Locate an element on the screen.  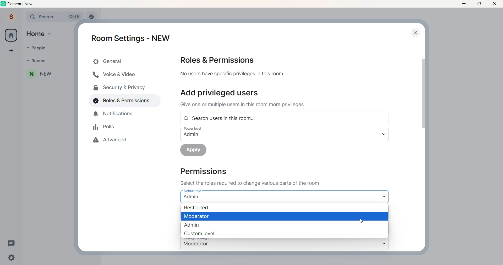
threads is located at coordinates (13, 244).